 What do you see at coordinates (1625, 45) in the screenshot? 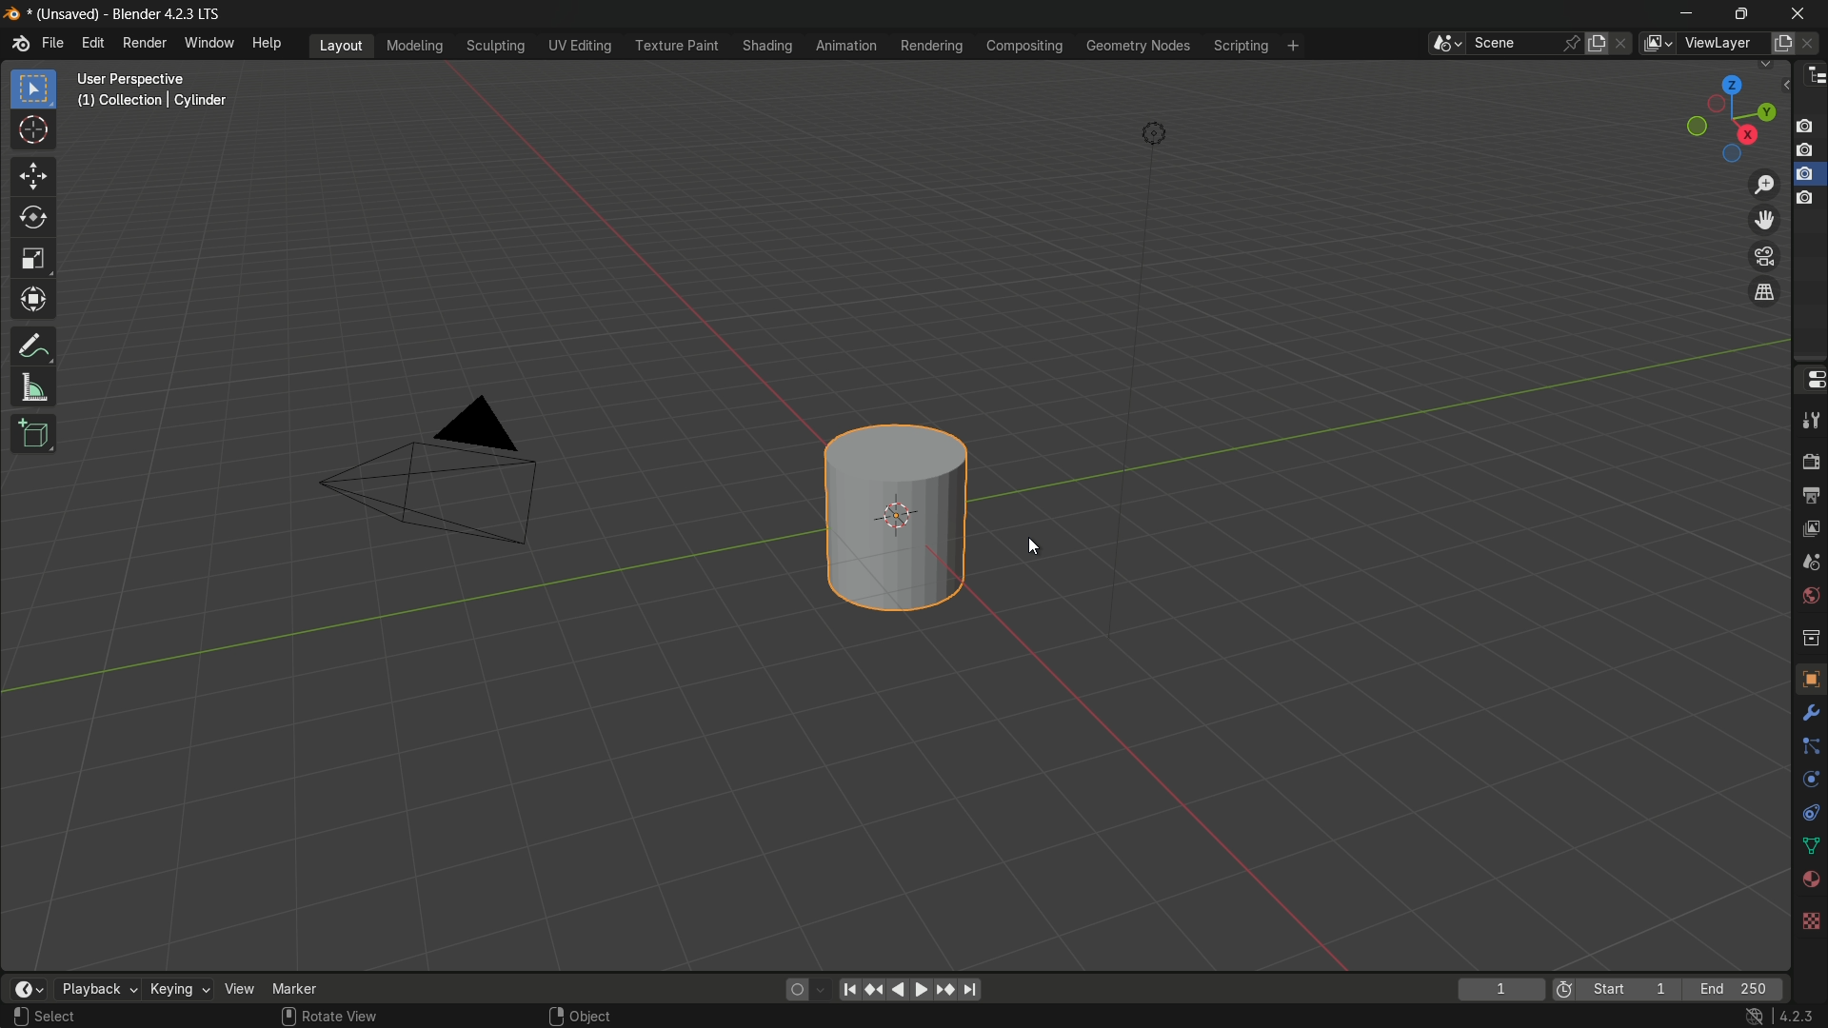
I see `delete scene` at bounding box center [1625, 45].